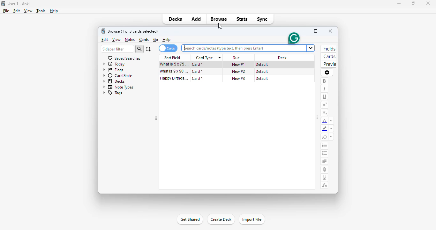 The image size is (436, 230). I want to click on edit, so click(105, 40).